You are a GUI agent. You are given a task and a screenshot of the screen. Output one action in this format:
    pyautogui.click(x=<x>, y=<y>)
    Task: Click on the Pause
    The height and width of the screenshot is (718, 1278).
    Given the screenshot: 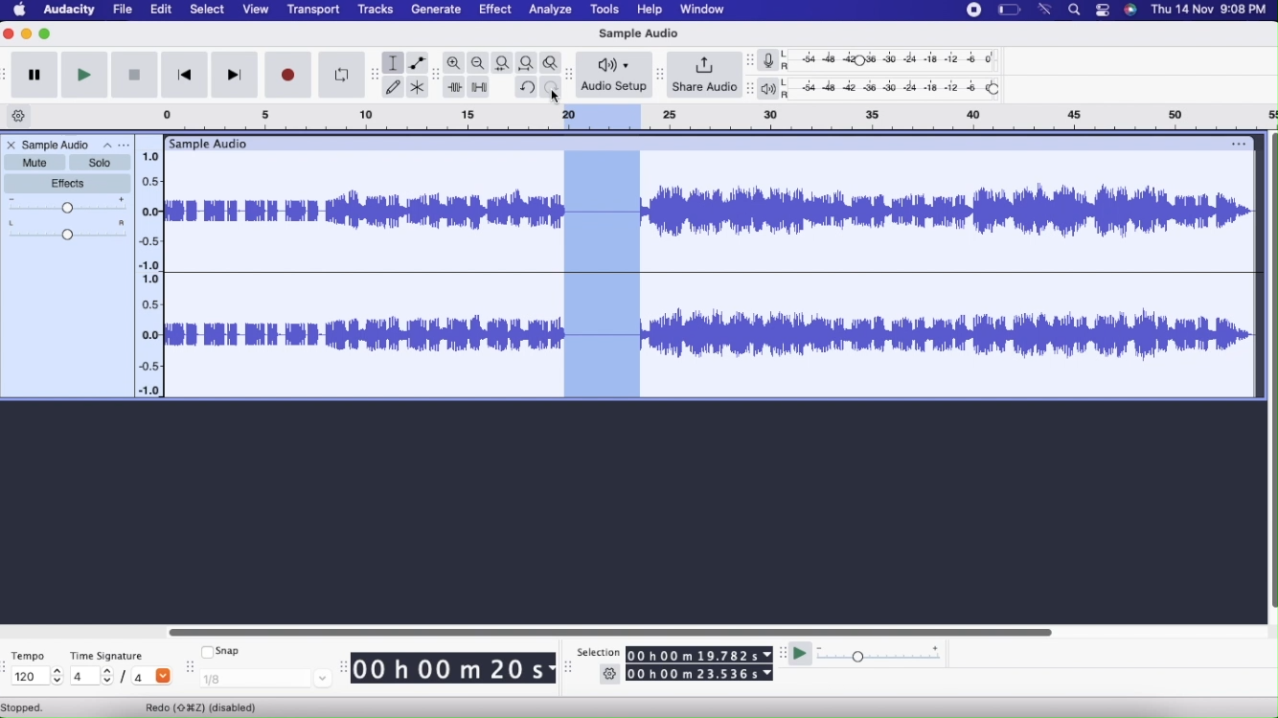 What is the action you would take?
    pyautogui.click(x=34, y=74)
    